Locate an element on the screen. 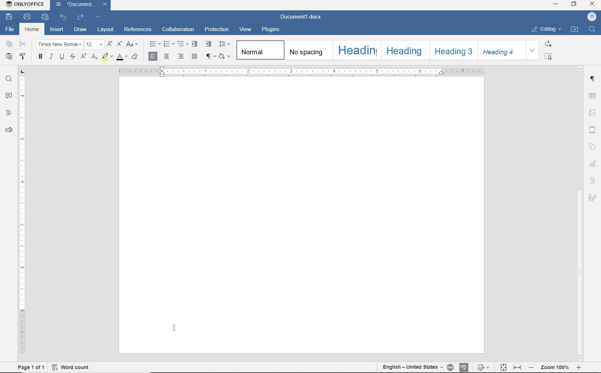 The height and width of the screenshot is (373, 601). Heading 4 is located at coordinates (504, 50).